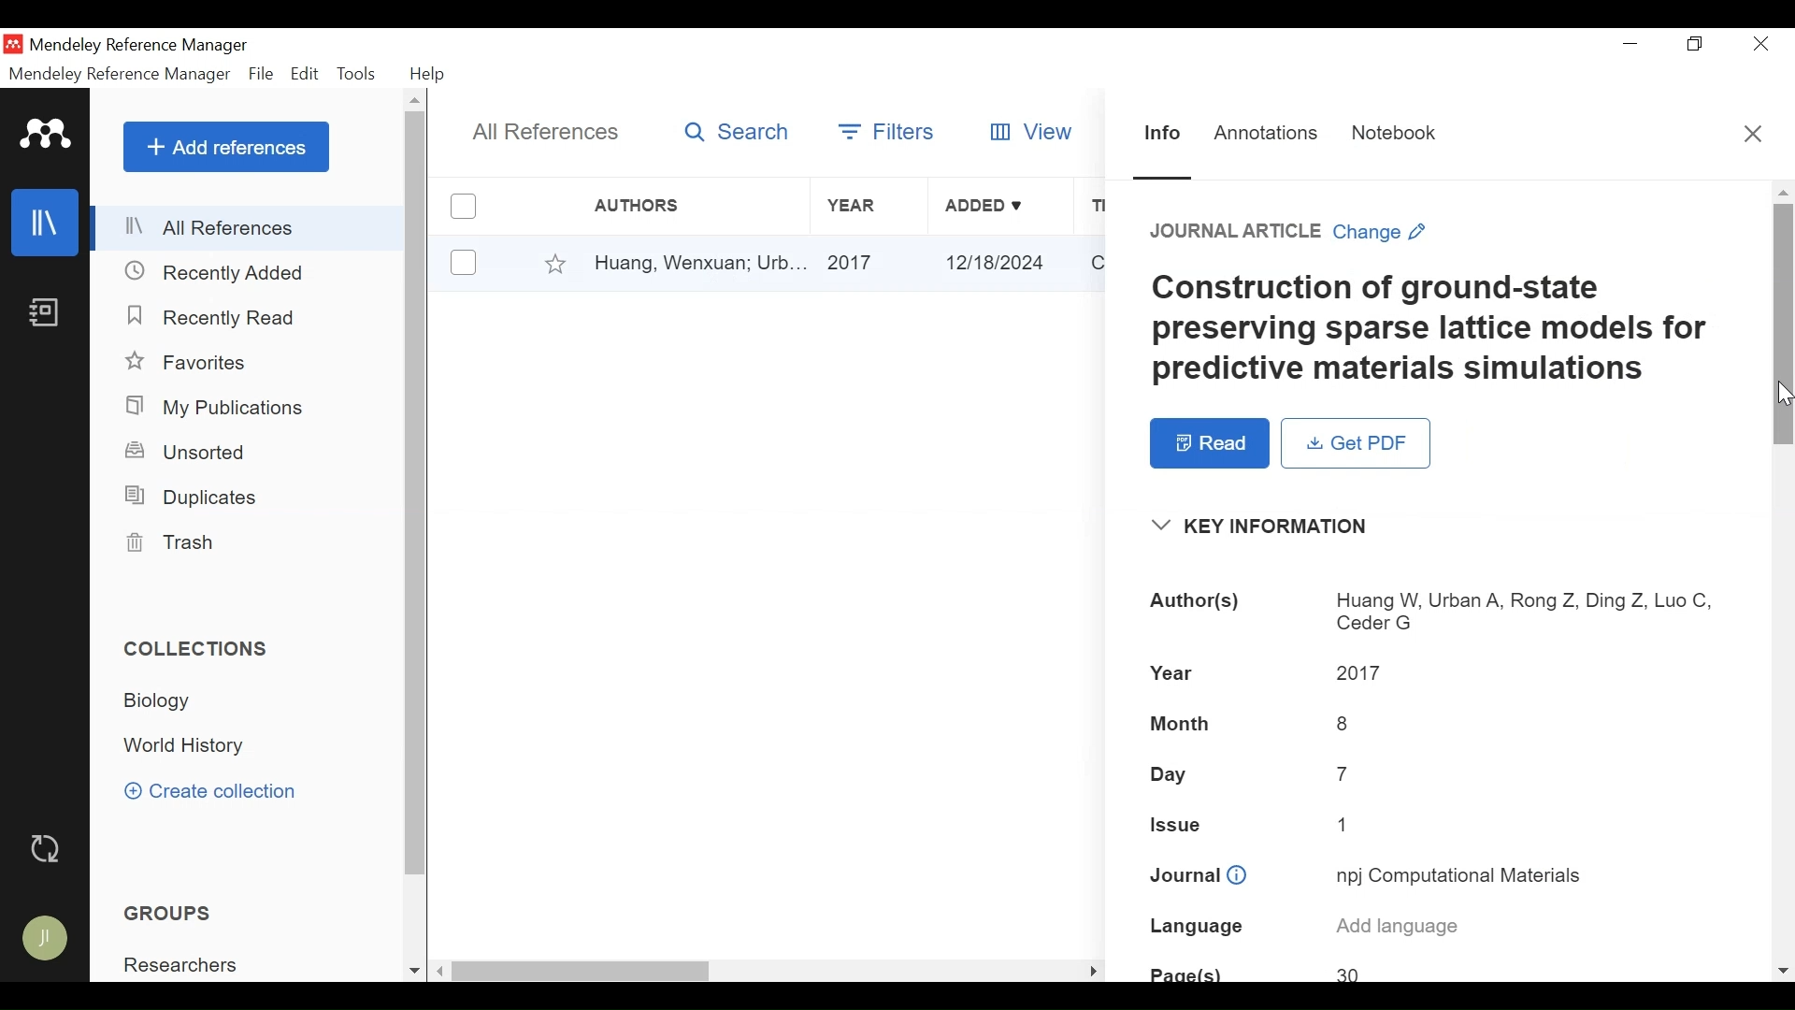  I want to click on Notebook, so click(1393, 134).